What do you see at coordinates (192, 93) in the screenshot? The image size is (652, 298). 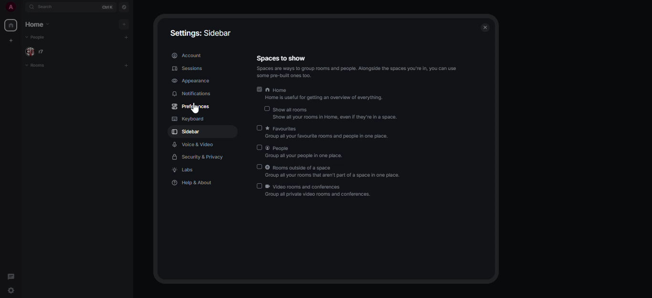 I see `notifications` at bounding box center [192, 93].